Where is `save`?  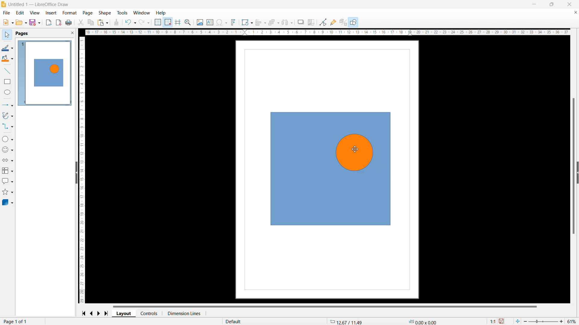
save is located at coordinates (35, 23).